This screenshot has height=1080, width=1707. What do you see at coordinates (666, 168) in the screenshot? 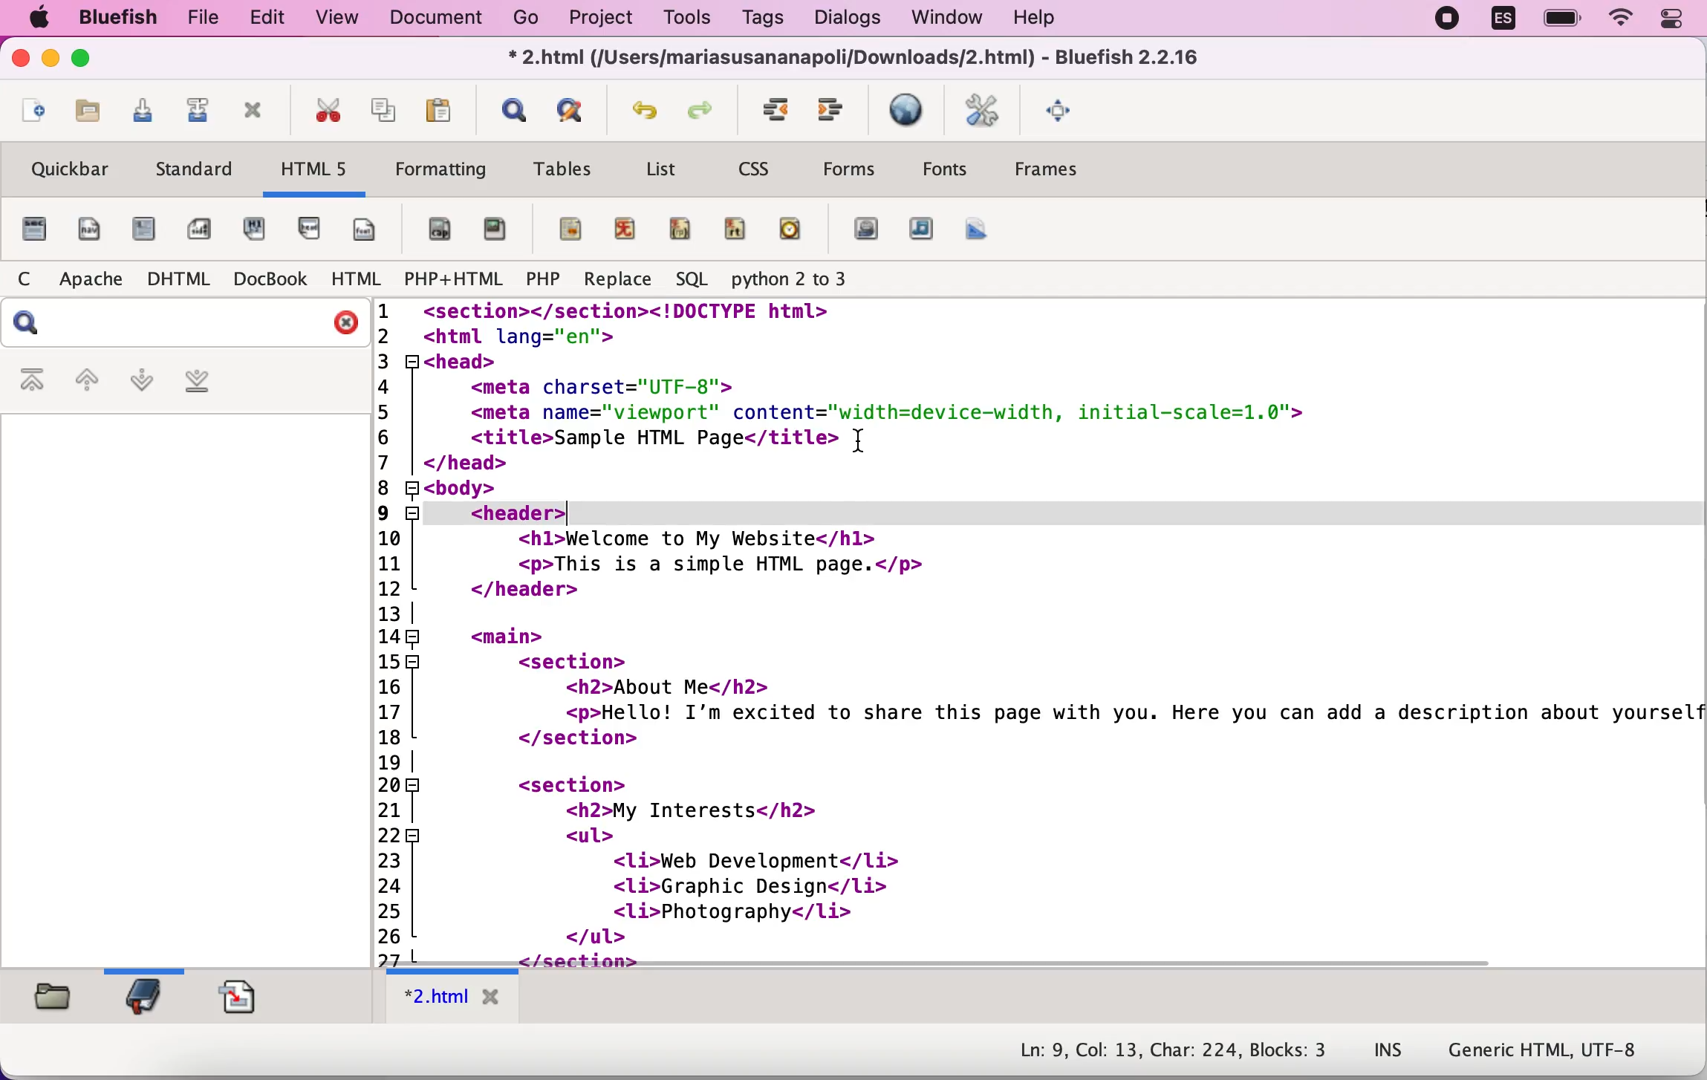
I see `list` at bounding box center [666, 168].